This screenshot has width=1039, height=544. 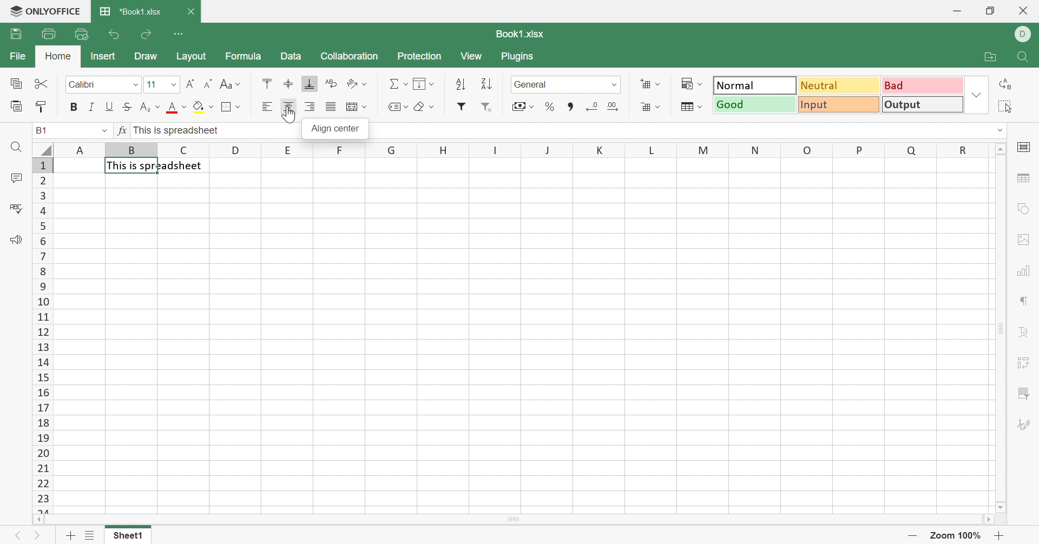 What do you see at coordinates (643, 82) in the screenshot?
I see `Insert cells` at bounding box center [643, 82].